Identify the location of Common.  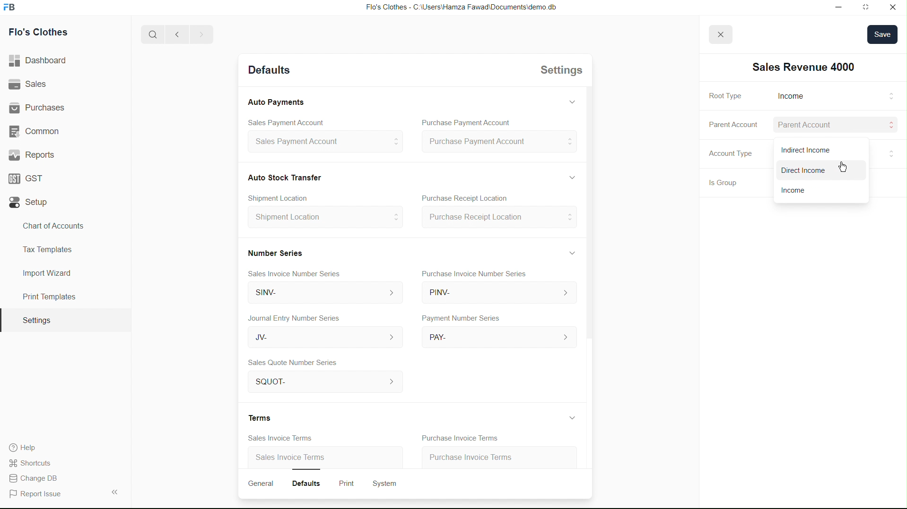
(36, 130).